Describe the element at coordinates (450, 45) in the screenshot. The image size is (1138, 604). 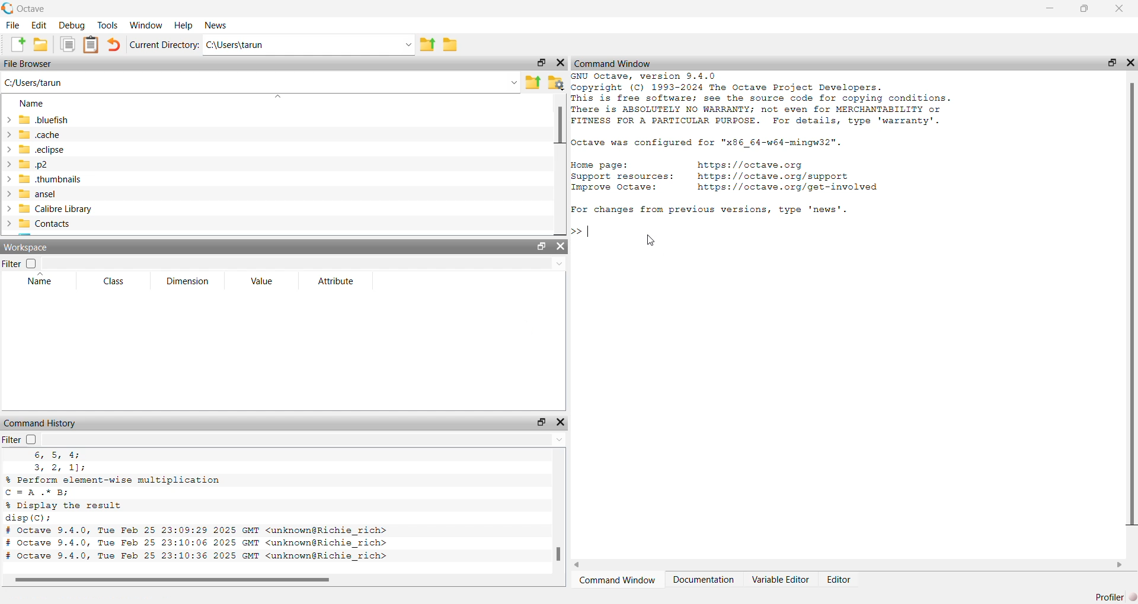
I see `Folder` at that location.